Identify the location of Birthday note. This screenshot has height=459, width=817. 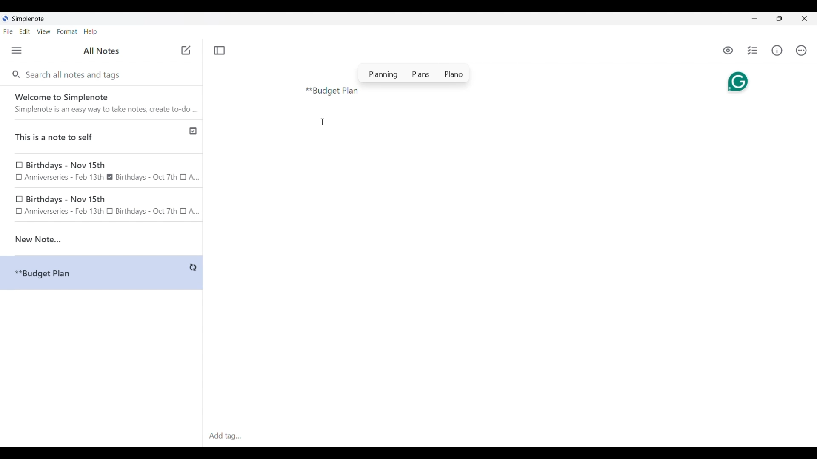
(102, 171).